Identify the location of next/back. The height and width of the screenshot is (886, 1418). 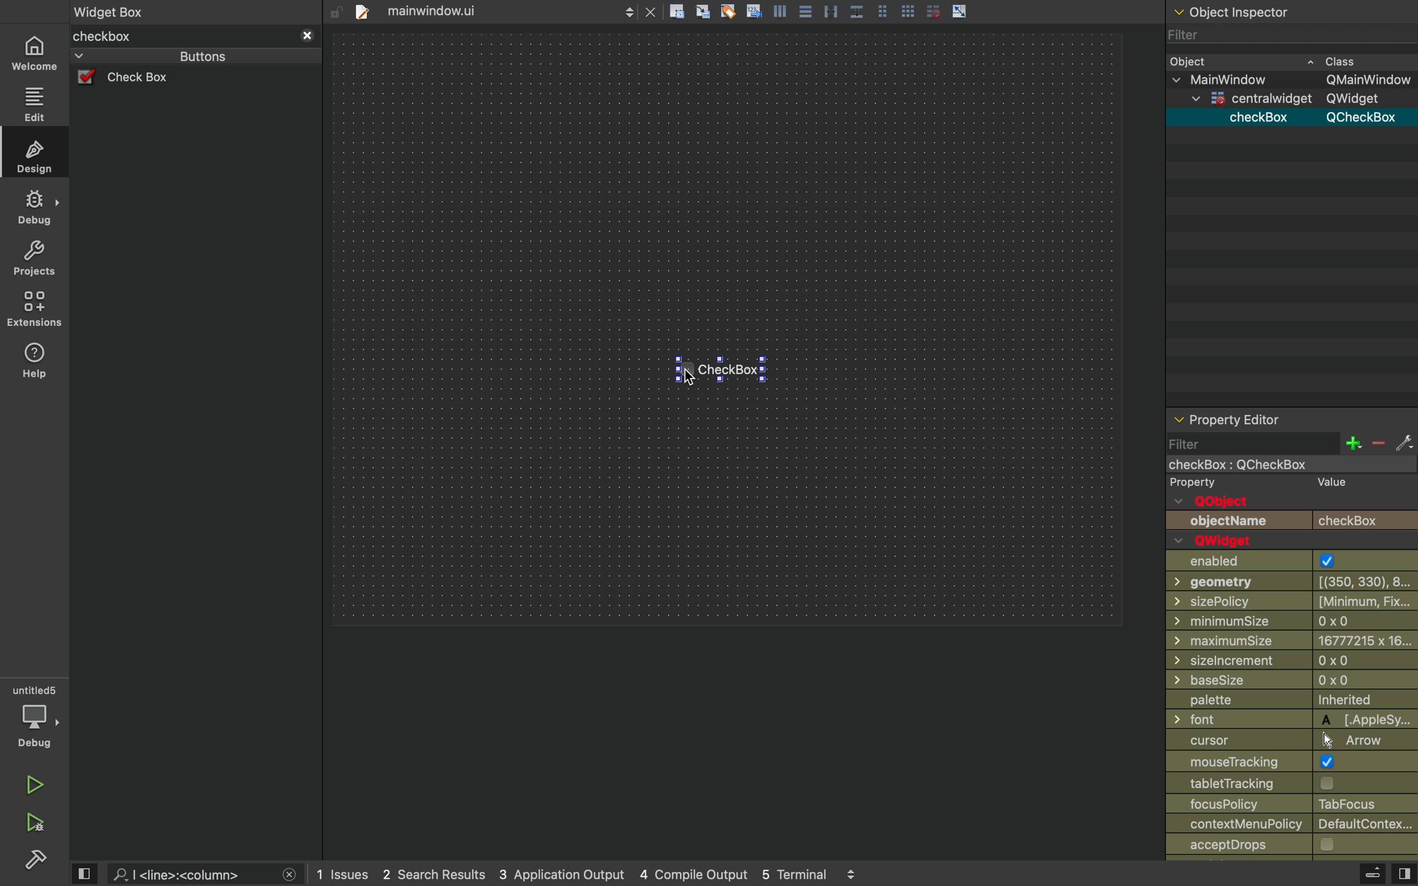
(629, 11).